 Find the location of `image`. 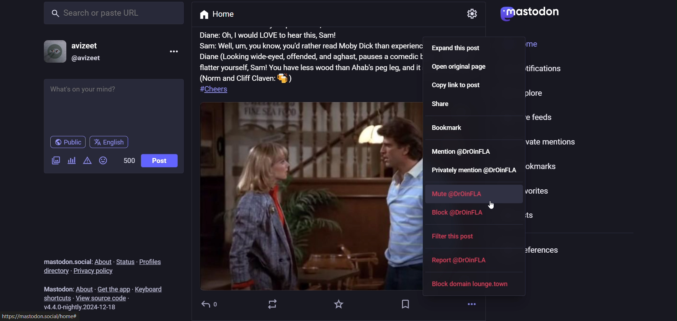

image is located at coordinates (318, 197).